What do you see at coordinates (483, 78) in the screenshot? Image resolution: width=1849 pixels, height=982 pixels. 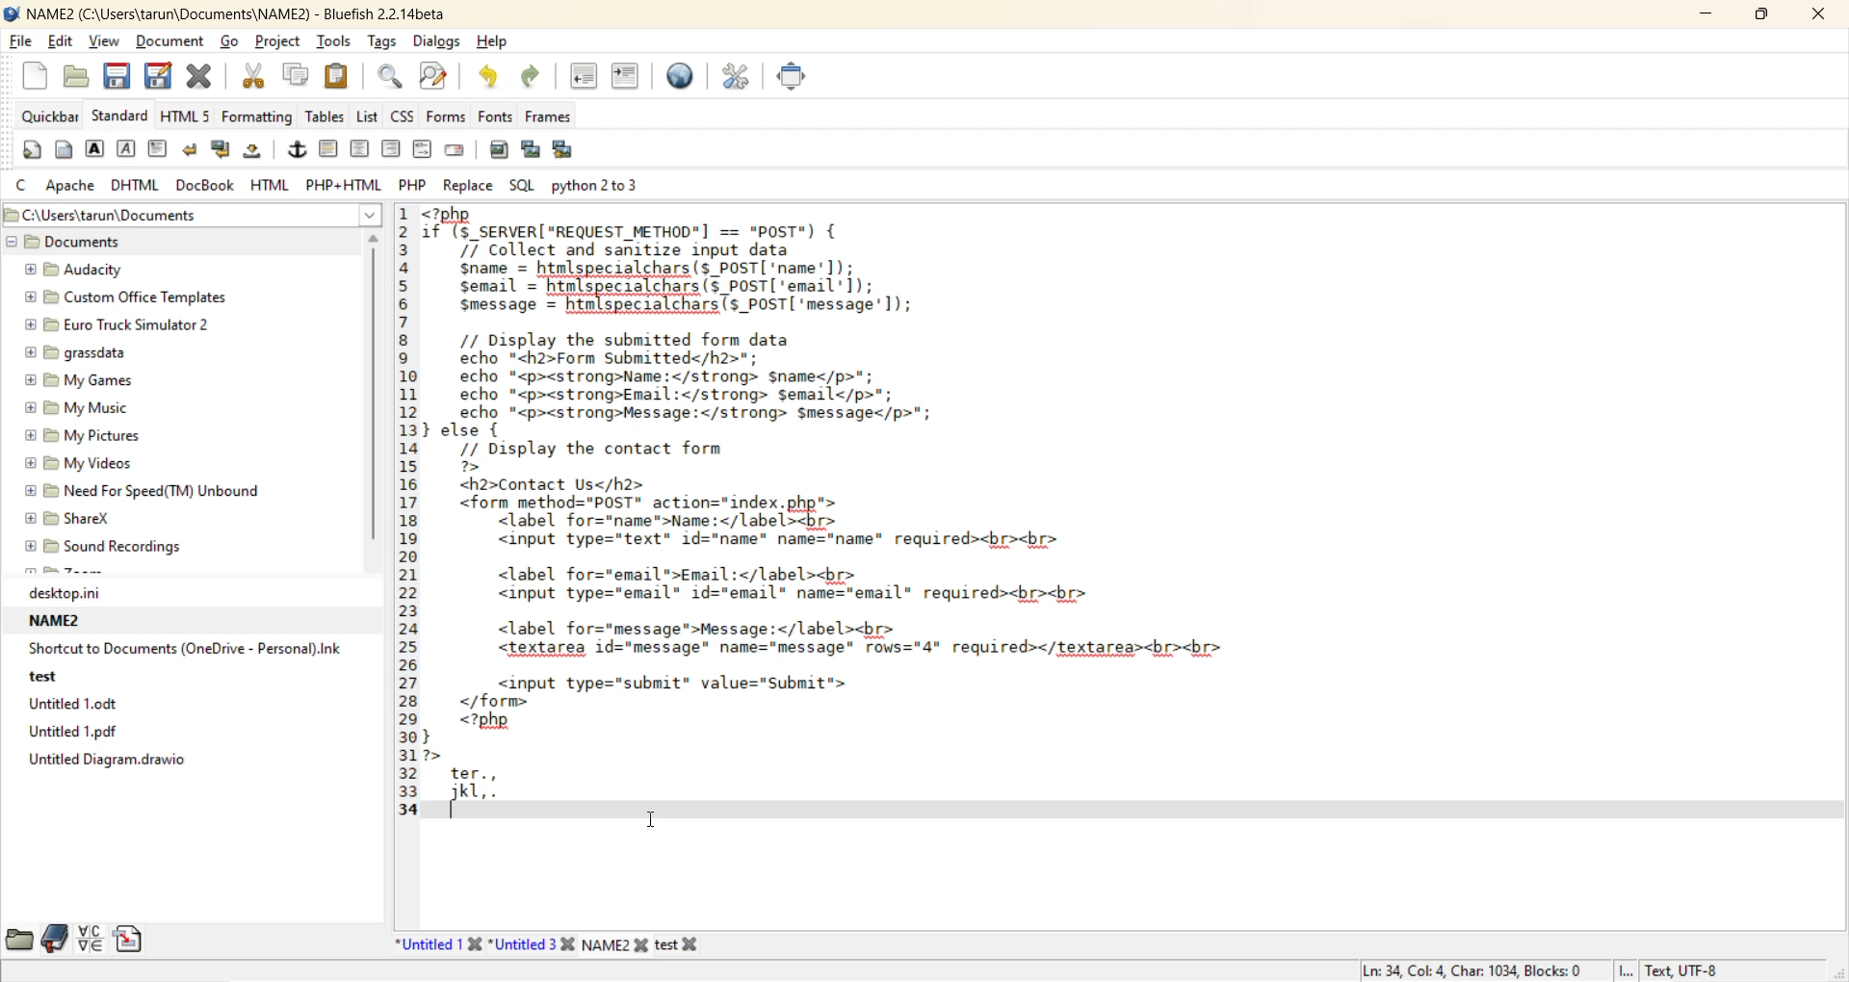 I see `undo` at bounding box center [483, 78].